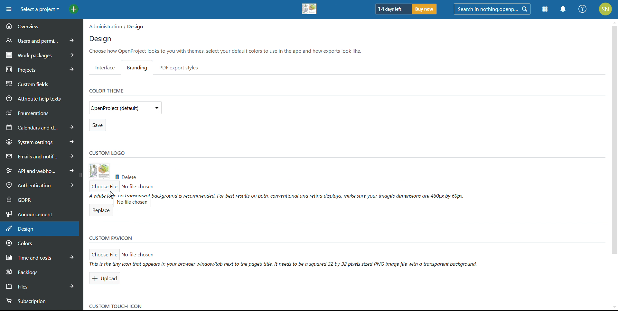 The width and height of the screenshot is (618, 311). Describe the element at coordinates (392, 9) in the screenshot. I see `days left of trial` at that location.